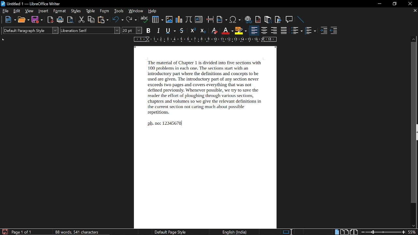  What do you see at coordinates (204, 40) in the screenshot?
I see `scale` at bounding box center [204, 40].